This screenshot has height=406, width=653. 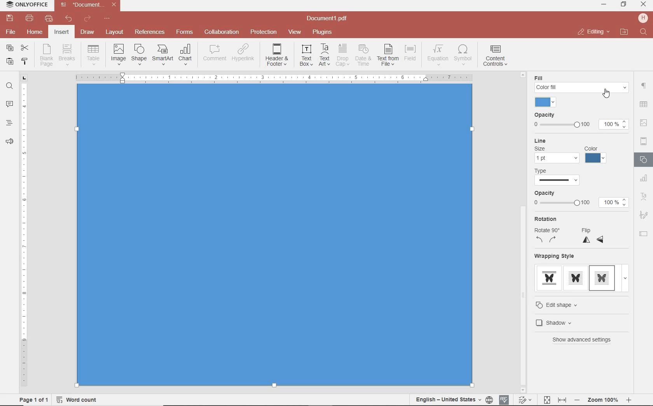 I want to click on EDIT HEADER OR FOOTER, so click(x=278, y=55).